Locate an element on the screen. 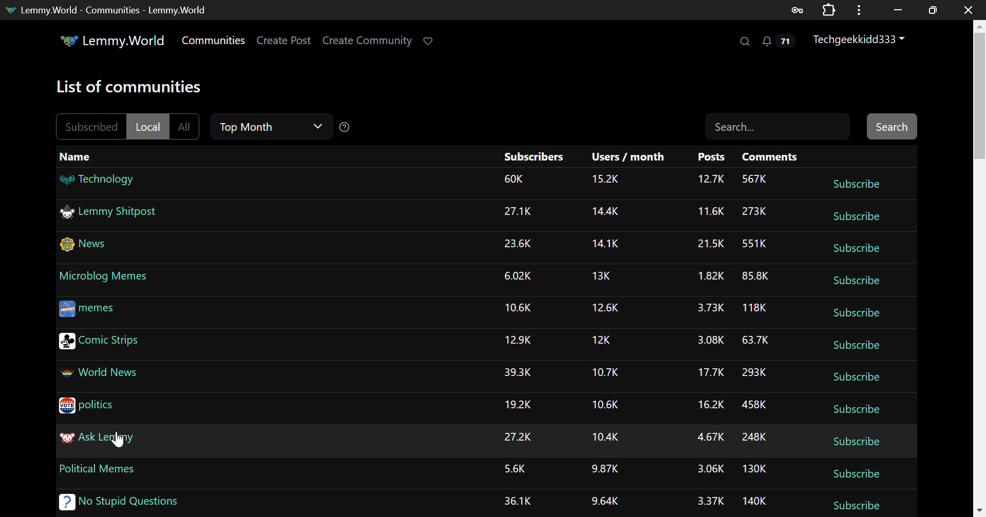  Amount is located at coordinates (756, 340).